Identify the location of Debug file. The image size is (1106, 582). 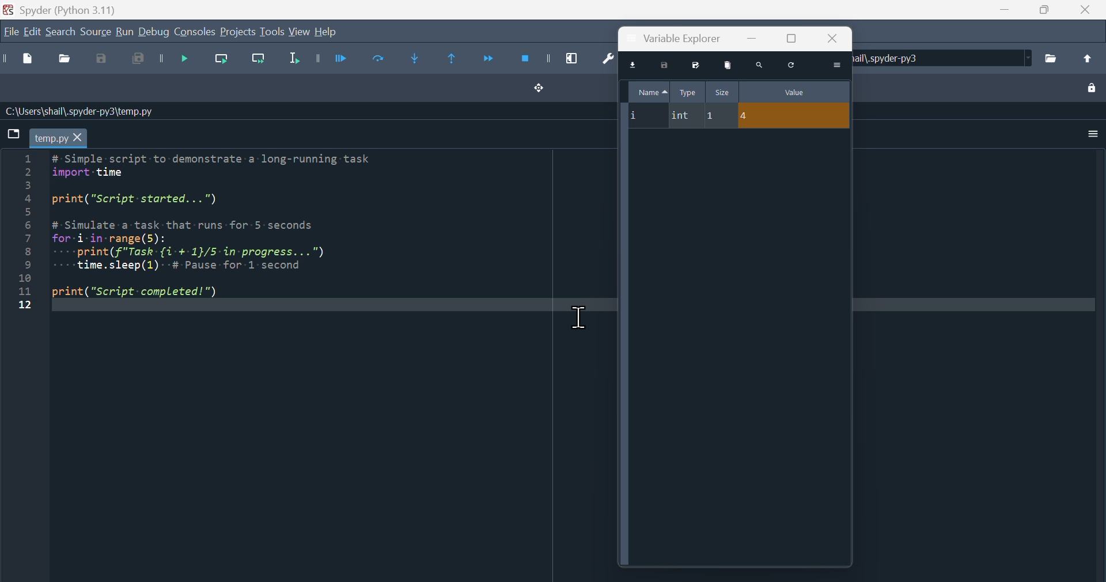
(176, 61).